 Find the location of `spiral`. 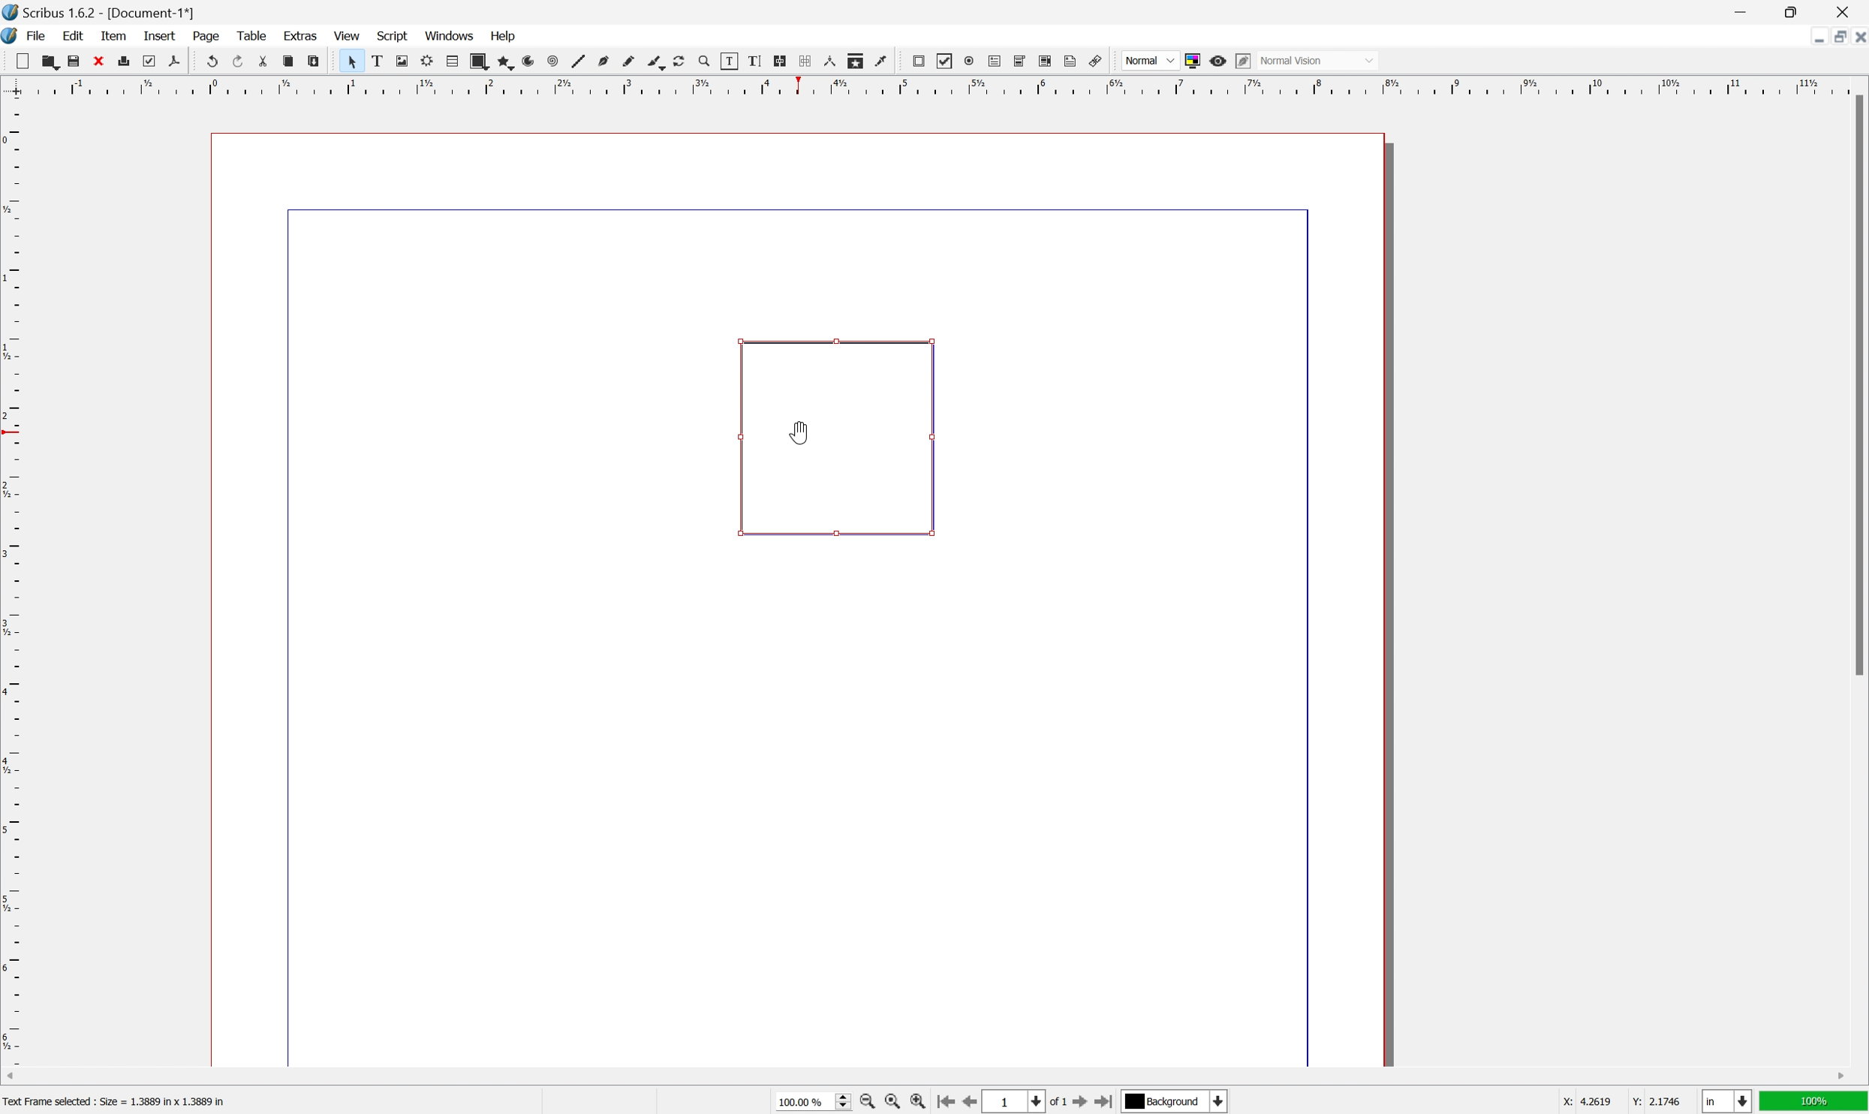

spiral is located at coordinates (554, 61).